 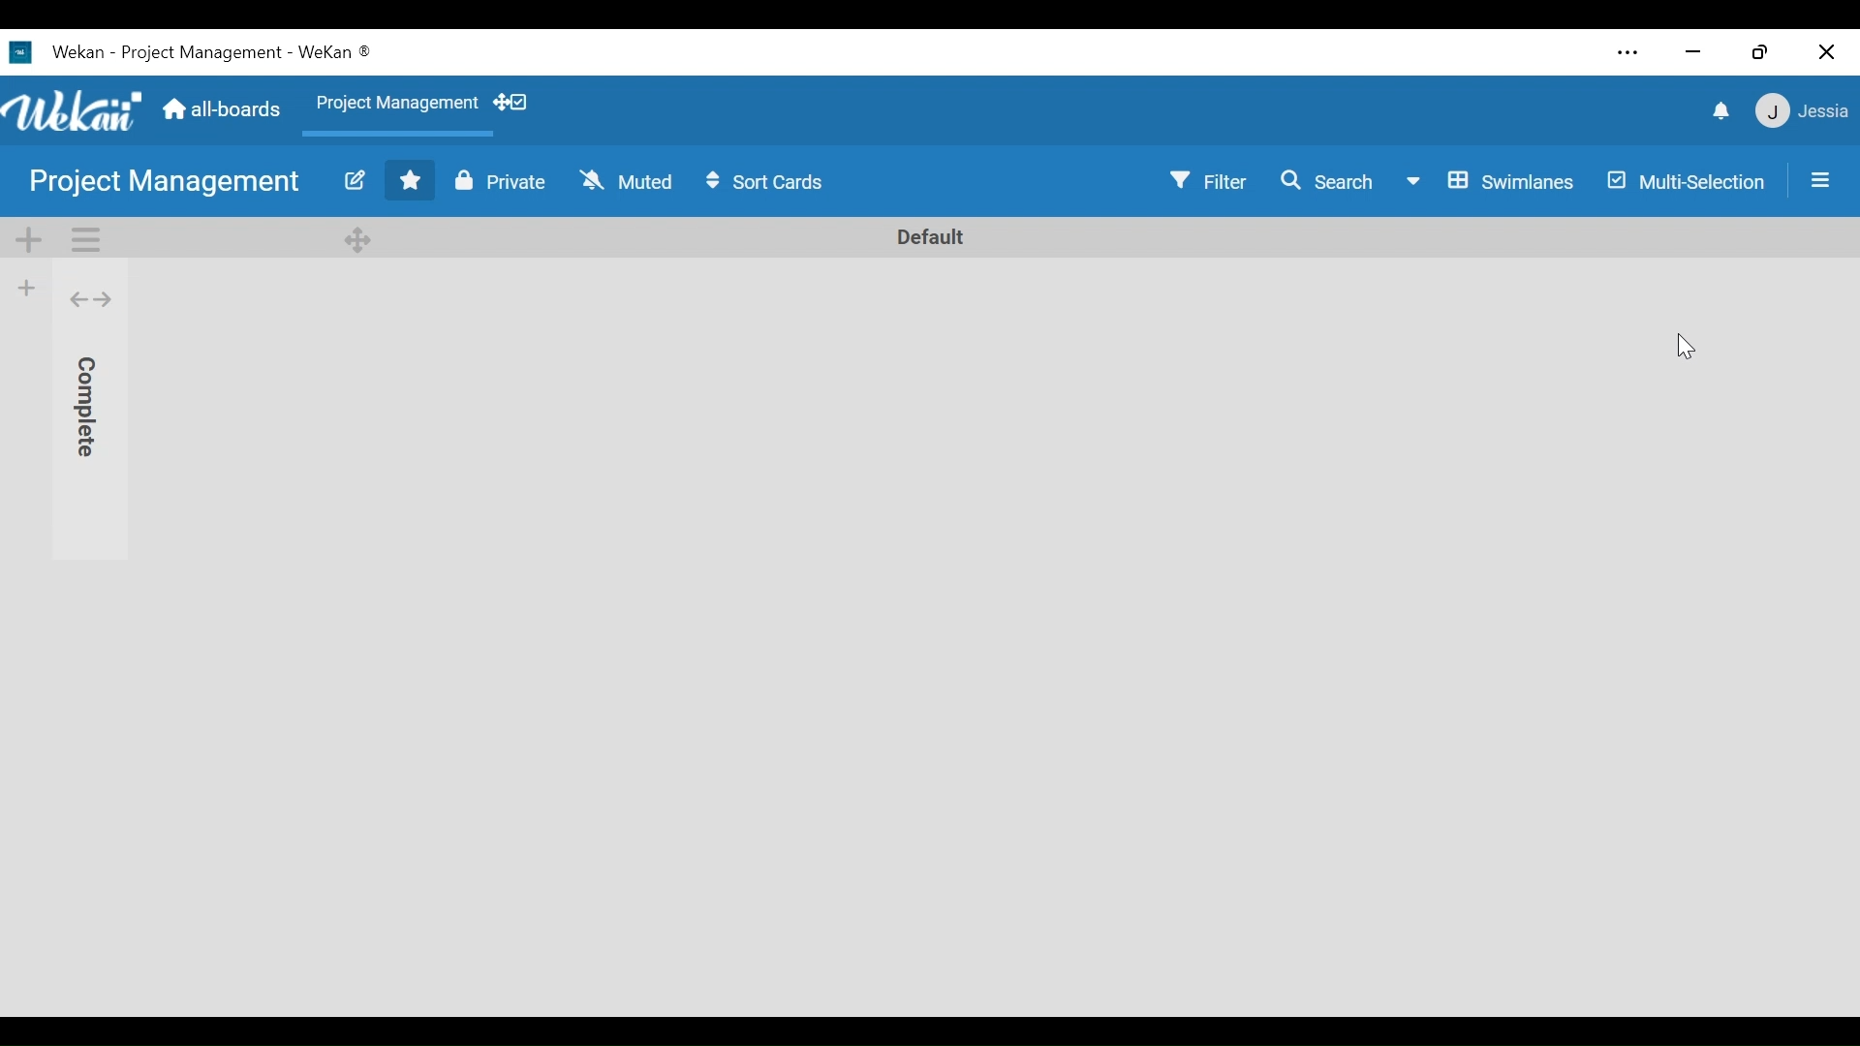 What do you see at coordinates (28, 238) in the screenshot?
I see `Add Swimlane` at bounding box center [28, 238].